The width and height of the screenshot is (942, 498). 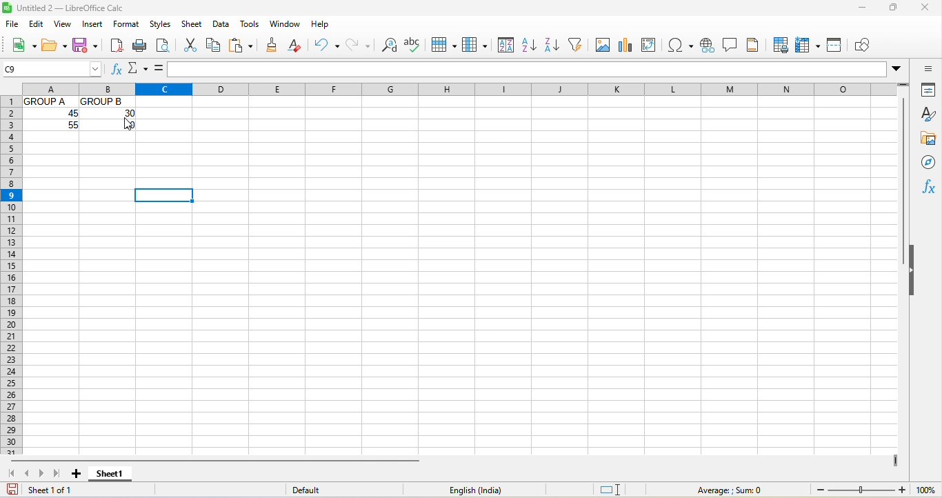 I want to click on zoom, so click(x=859, y=490).